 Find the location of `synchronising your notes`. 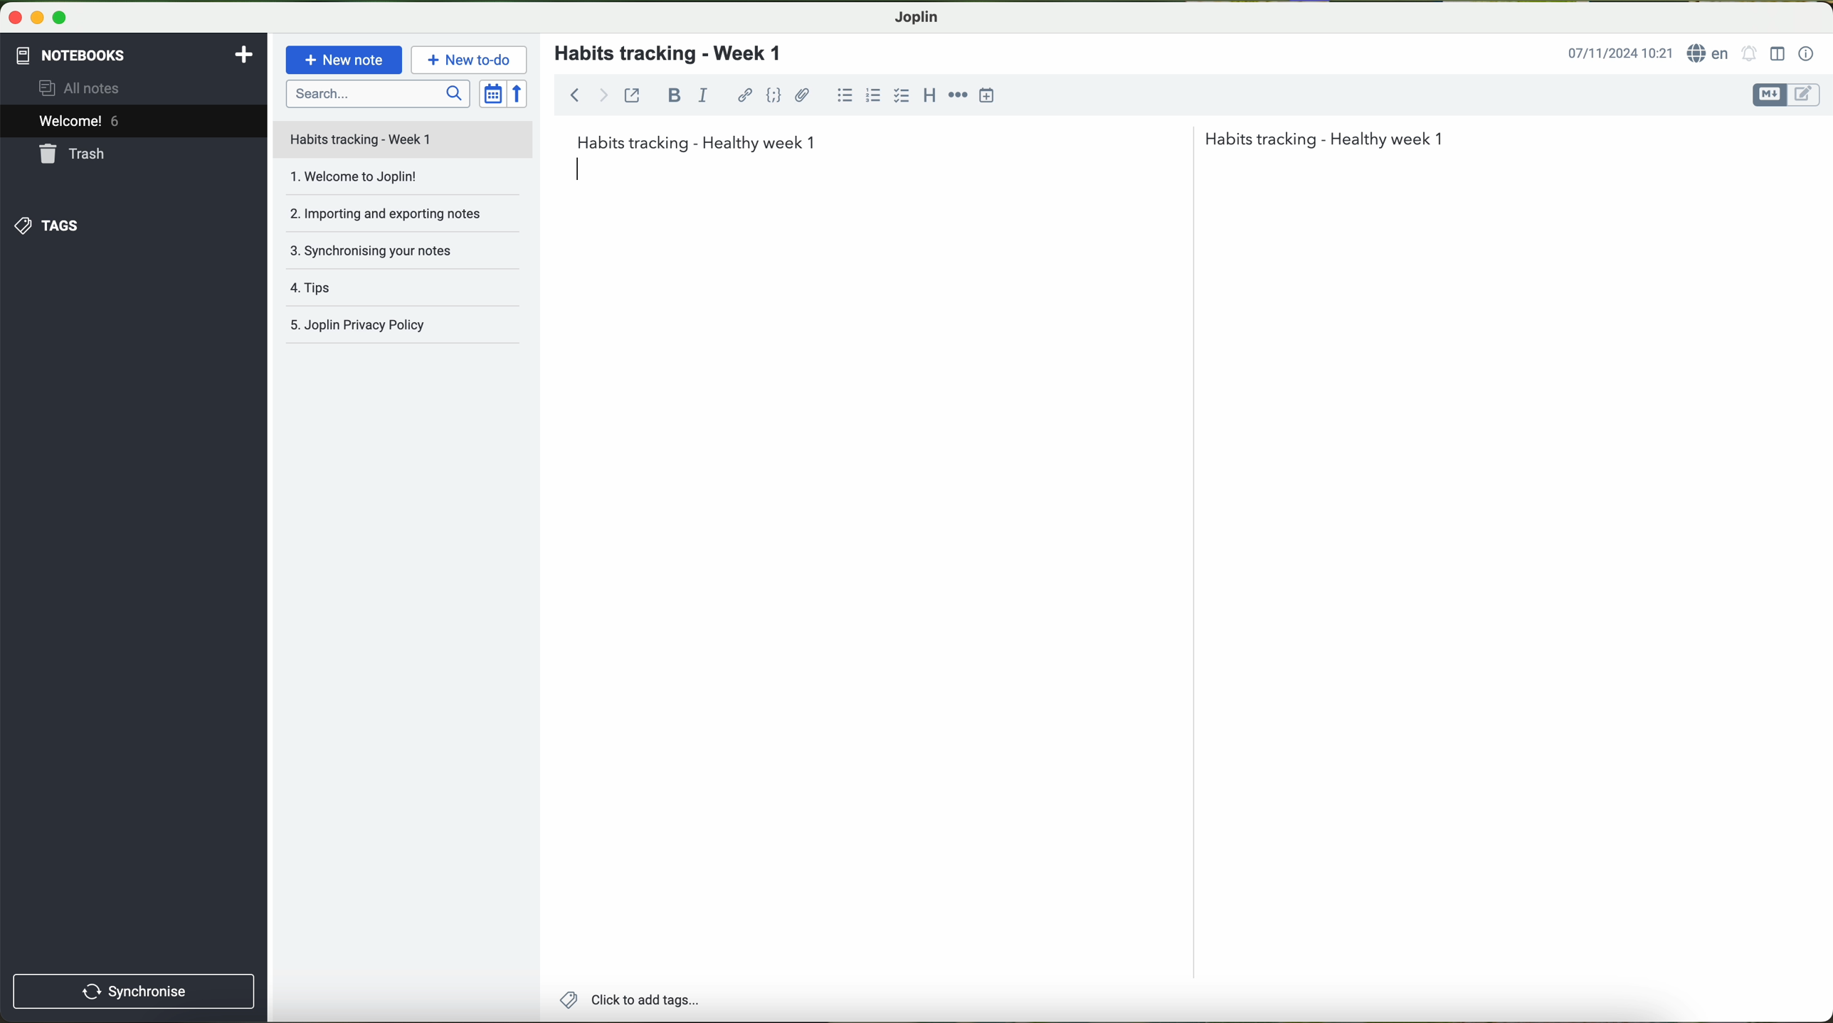

synchronising your notes is located at coordinates (408, 255).